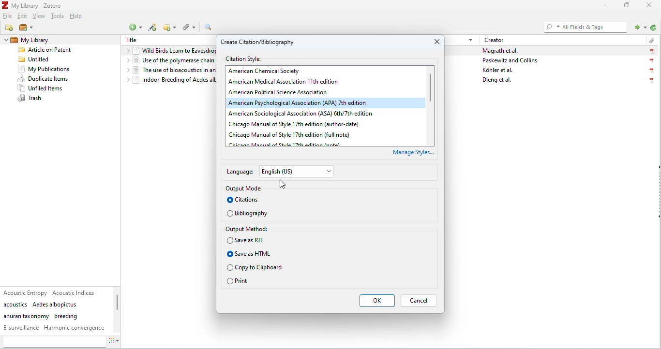 This screenshot has height=349, width=661. I want to click on my publications, so click(45, 69).